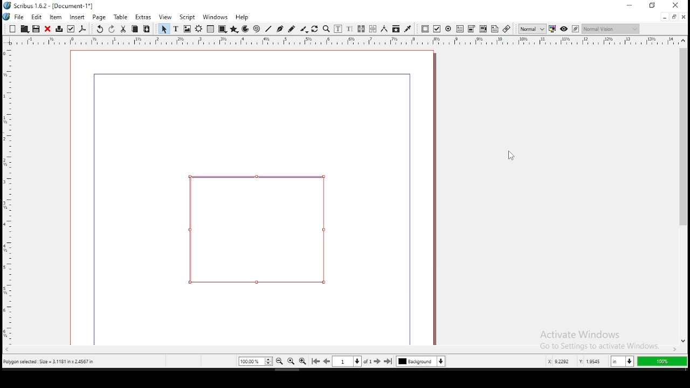 This screenshot has width=690, height=388. Describe the element at coordinates (326, 29) in the screenshot. I see `zoom in or out` at that location.